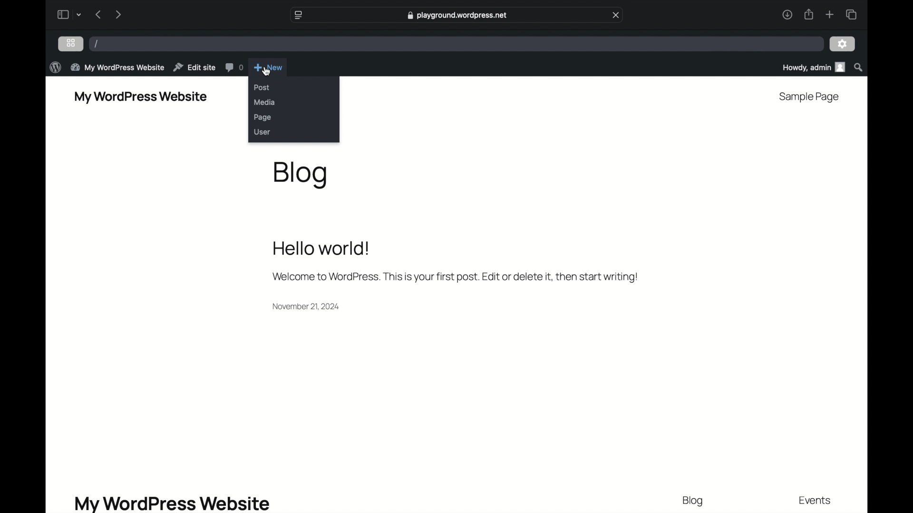 Image resolution: width=913 pixels, height=513 pixels. What do you see at coordinates (844, 43) in the screenshot?
I see `settings` at bounding box center [844, 43].